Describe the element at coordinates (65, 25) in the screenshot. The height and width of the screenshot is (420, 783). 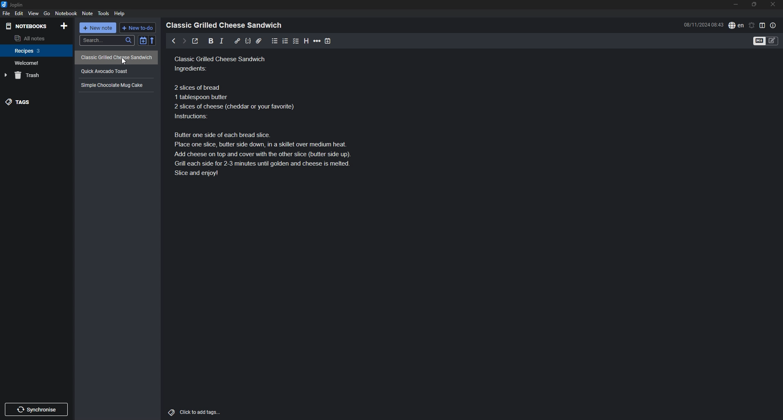
I see `add notebook` at that location.